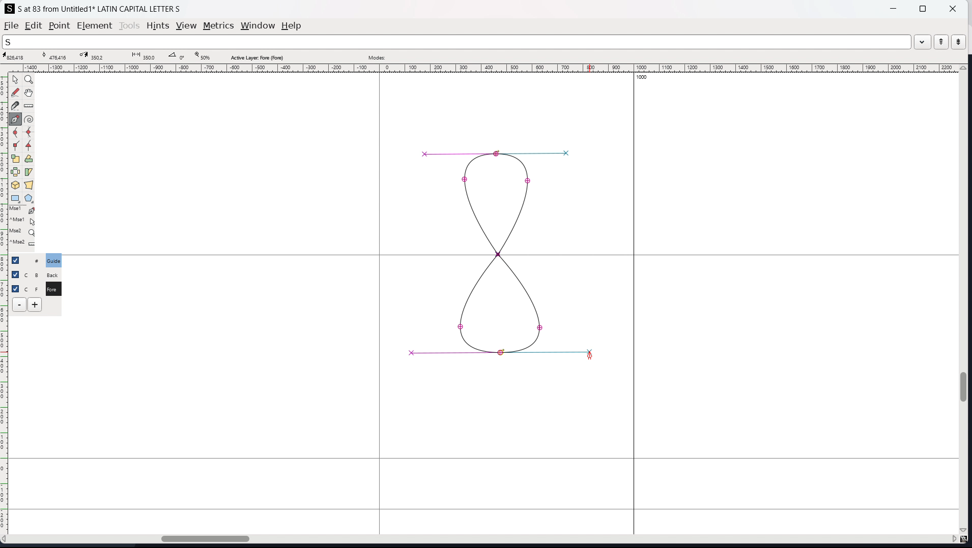 The width and height of the screenshot is (972, 548). Describe the element at coordinates (29, 146) in the screenshot. I see `add a tangent point` at that location.